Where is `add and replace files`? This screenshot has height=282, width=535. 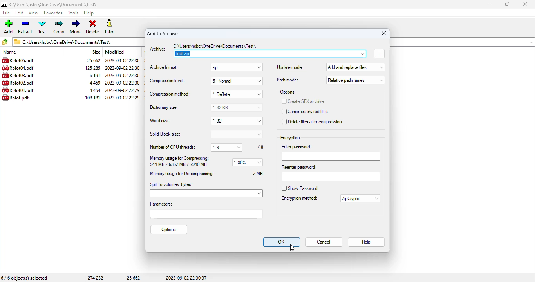 add and replace files is located at coordinates (354, 67).